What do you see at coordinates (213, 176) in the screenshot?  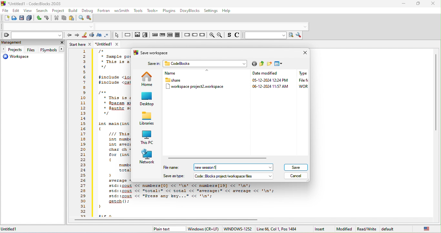 I see `save as type` at bounding box center [213, 176].